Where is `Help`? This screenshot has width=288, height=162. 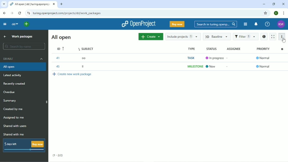 Help is located at coordinates (267, 24).